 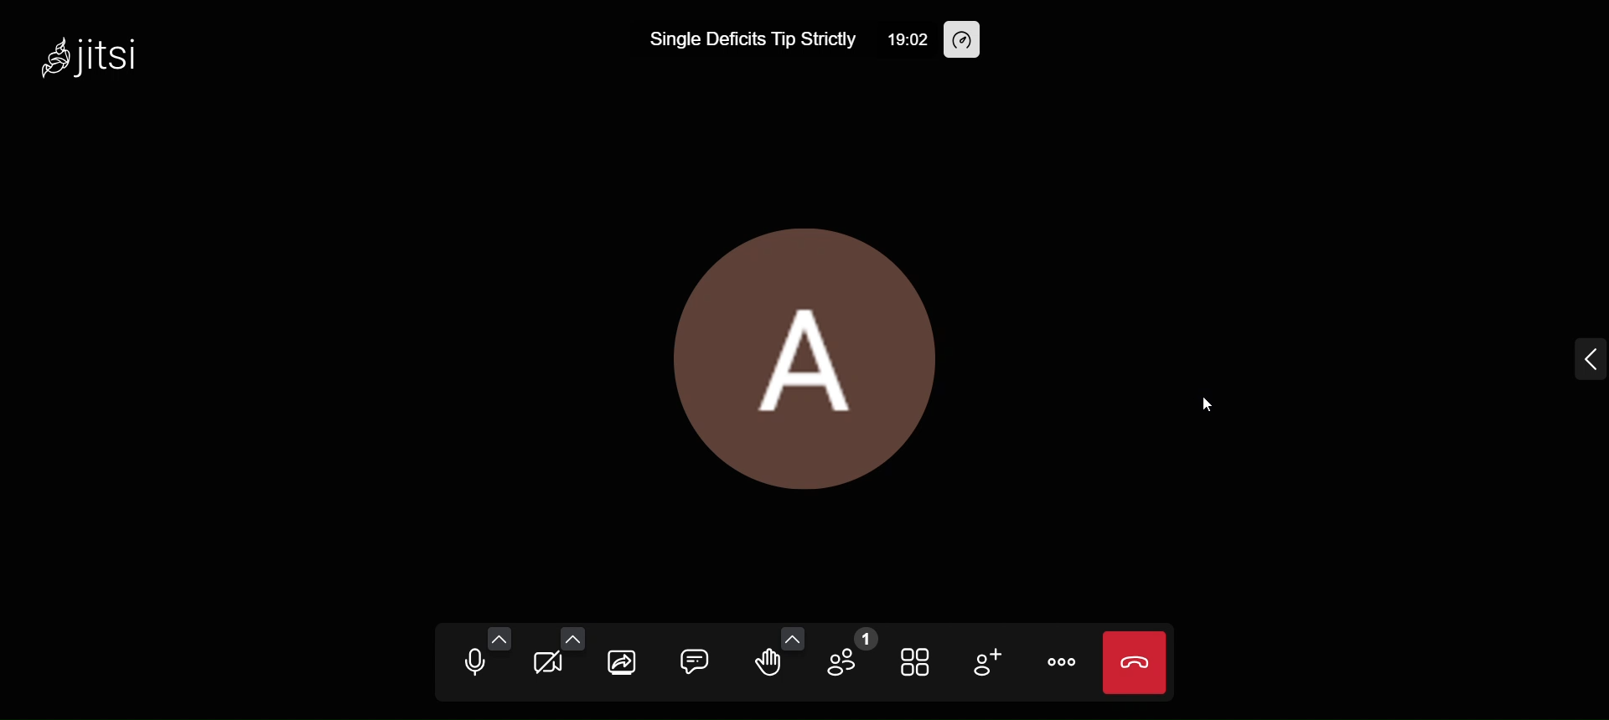 What do you see at coordinates (1573, 366) in the screenshot?
I see `expand` at bounding box center [1573, 366].